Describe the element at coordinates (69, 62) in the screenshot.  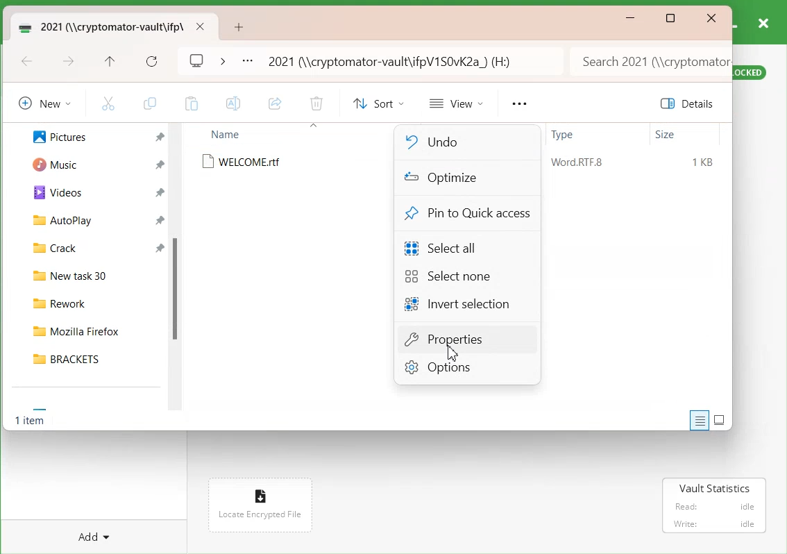
I see `Go forward` at that location.